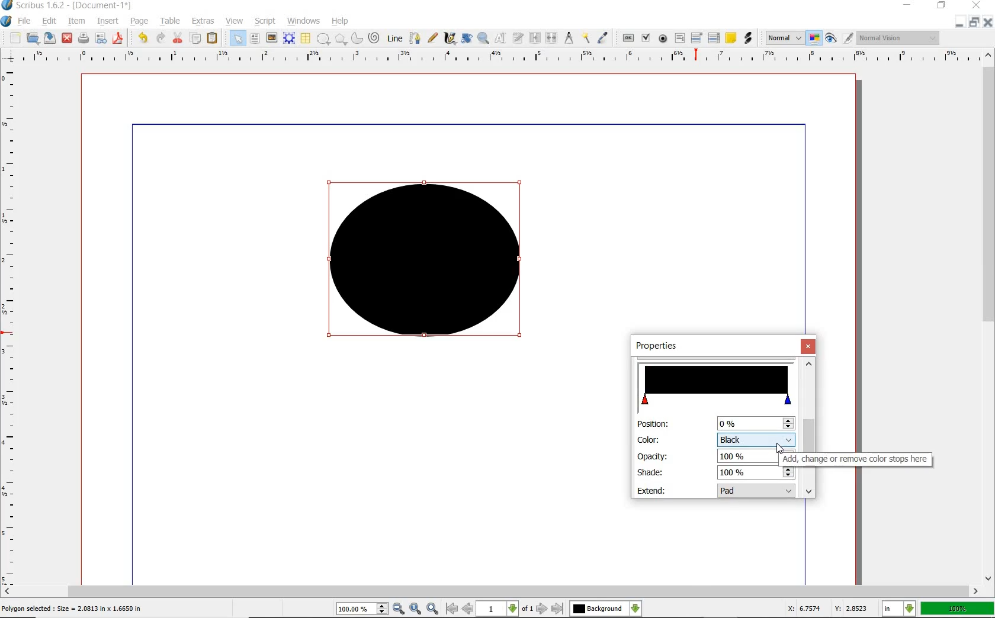 This screenshot has width=995, height=618. What do you see at coordinates (898, 607) in the screenshot?
I see `select current unit` at bounding box center [898, 607].